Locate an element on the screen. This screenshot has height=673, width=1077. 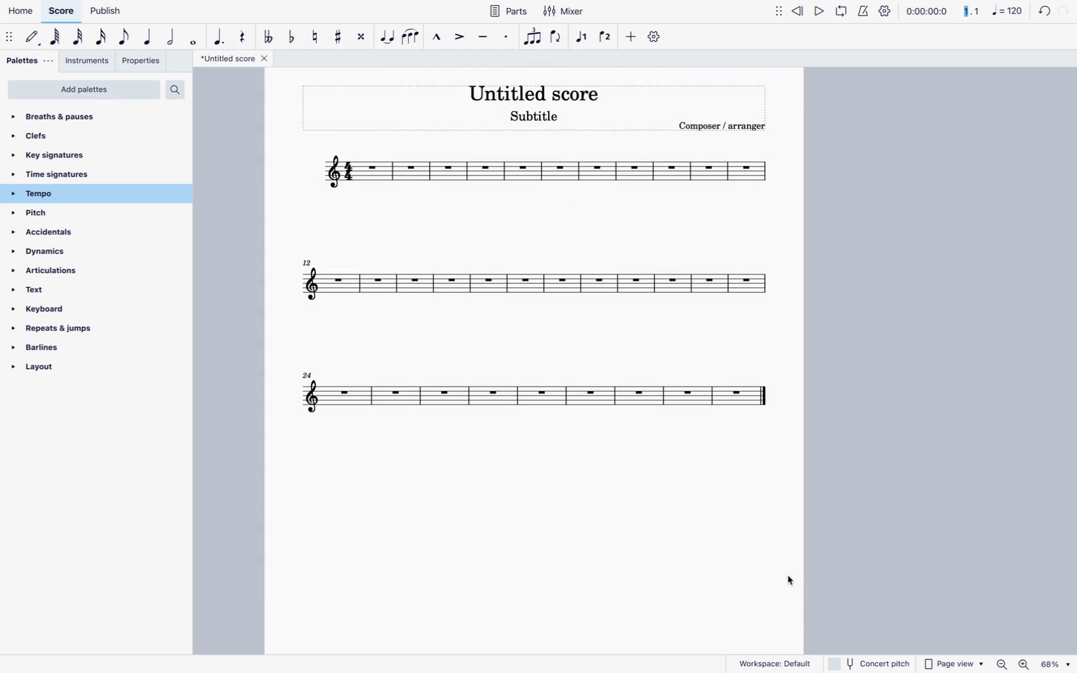
search is located at coordinates (174, 89).